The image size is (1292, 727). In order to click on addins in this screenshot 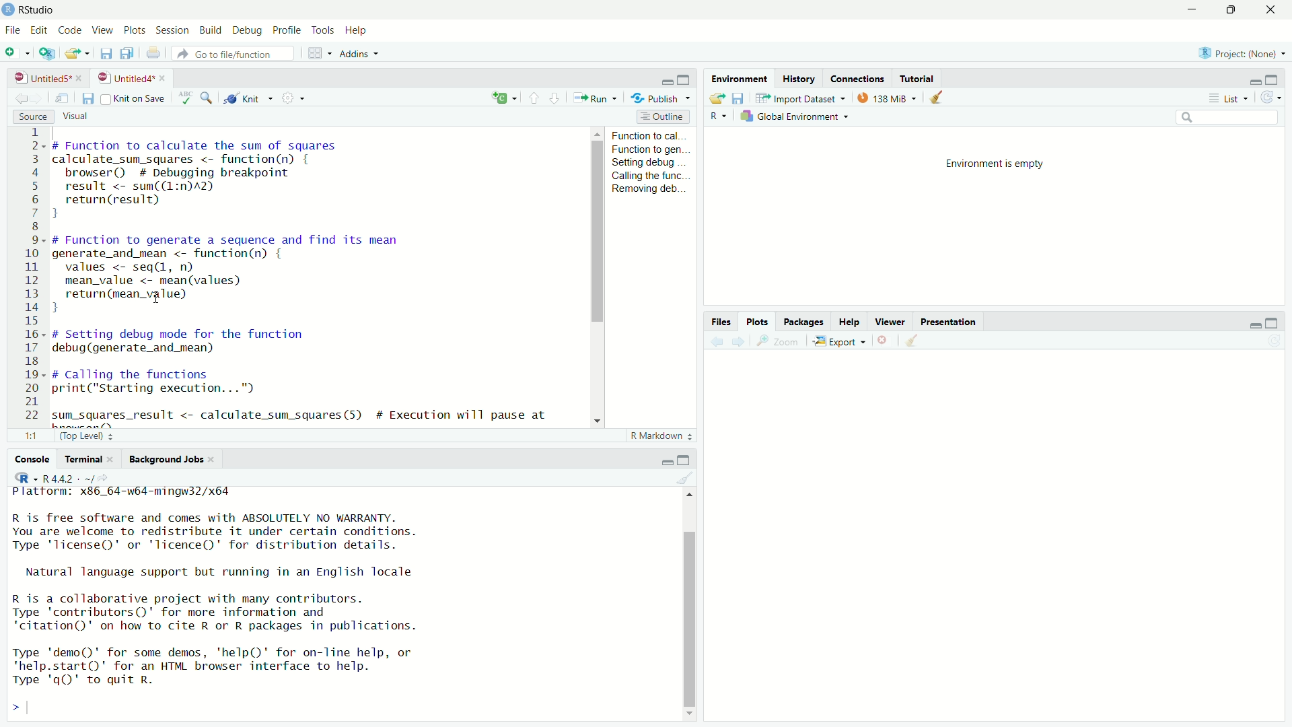, I will do `click(361, 52)`.